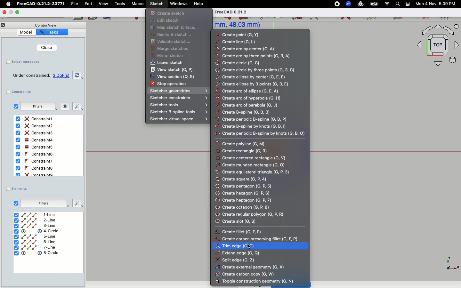 Image resolution: width=461 pixels, height=288 pixels. Describe the element at coordinates (37, 231) in the screenshot. I see `4-Circle` at that location.